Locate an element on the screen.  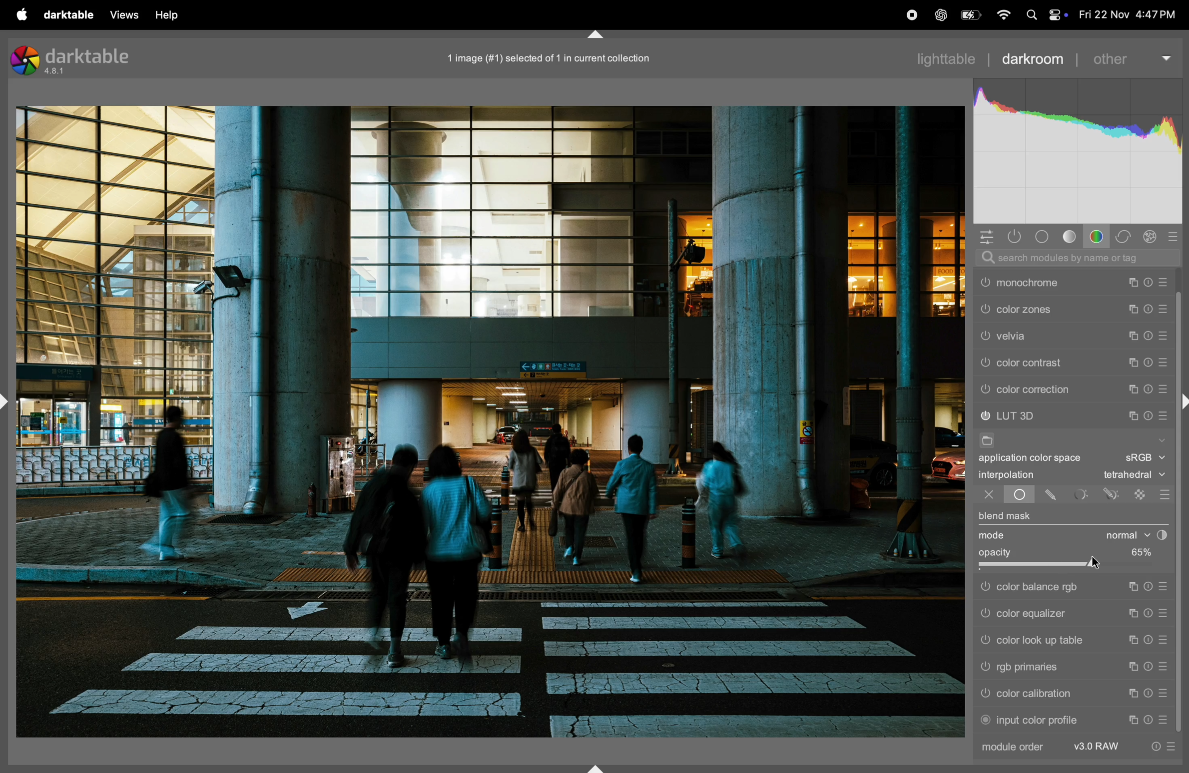
multiple instance actions is located at coordinates (1131, 640).